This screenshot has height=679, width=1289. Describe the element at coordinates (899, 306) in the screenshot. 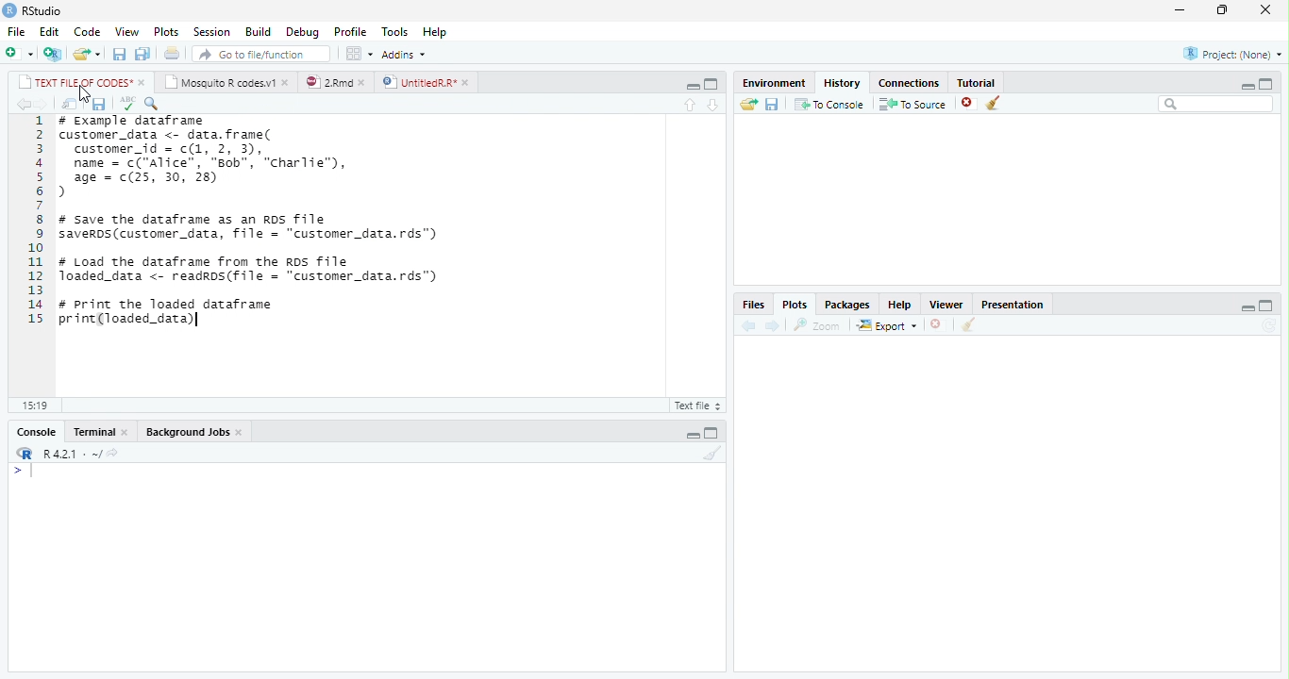

I see `Help` at that location.